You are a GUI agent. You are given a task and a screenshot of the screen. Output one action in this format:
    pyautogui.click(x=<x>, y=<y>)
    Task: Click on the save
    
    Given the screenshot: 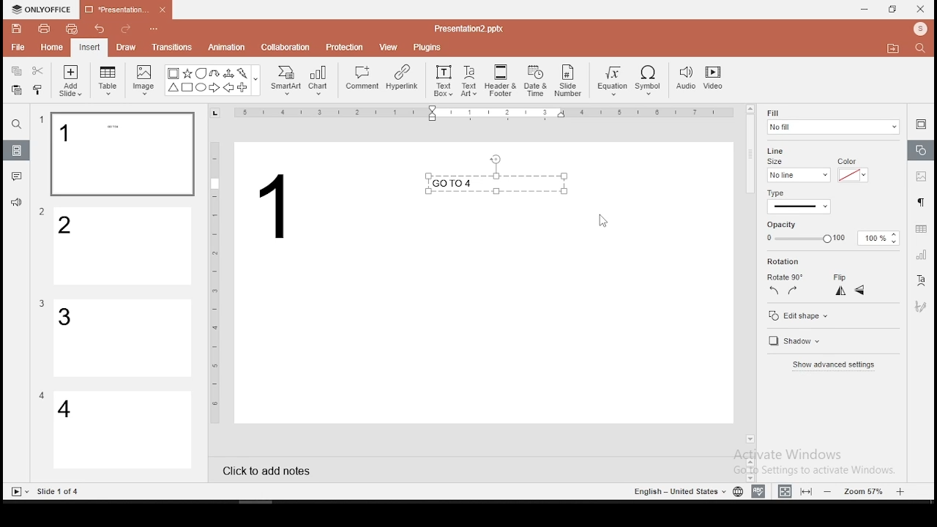 What is the action you would take?
    pyautogui.click(x=17, y=28)
    